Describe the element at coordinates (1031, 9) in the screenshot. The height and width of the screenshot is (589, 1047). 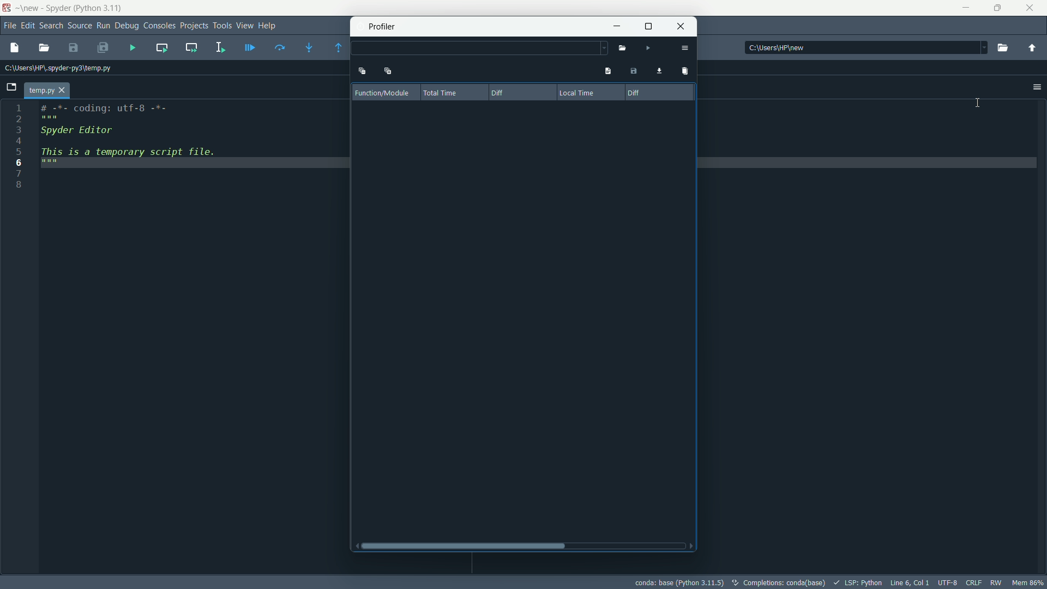
I see `close app` at that location.